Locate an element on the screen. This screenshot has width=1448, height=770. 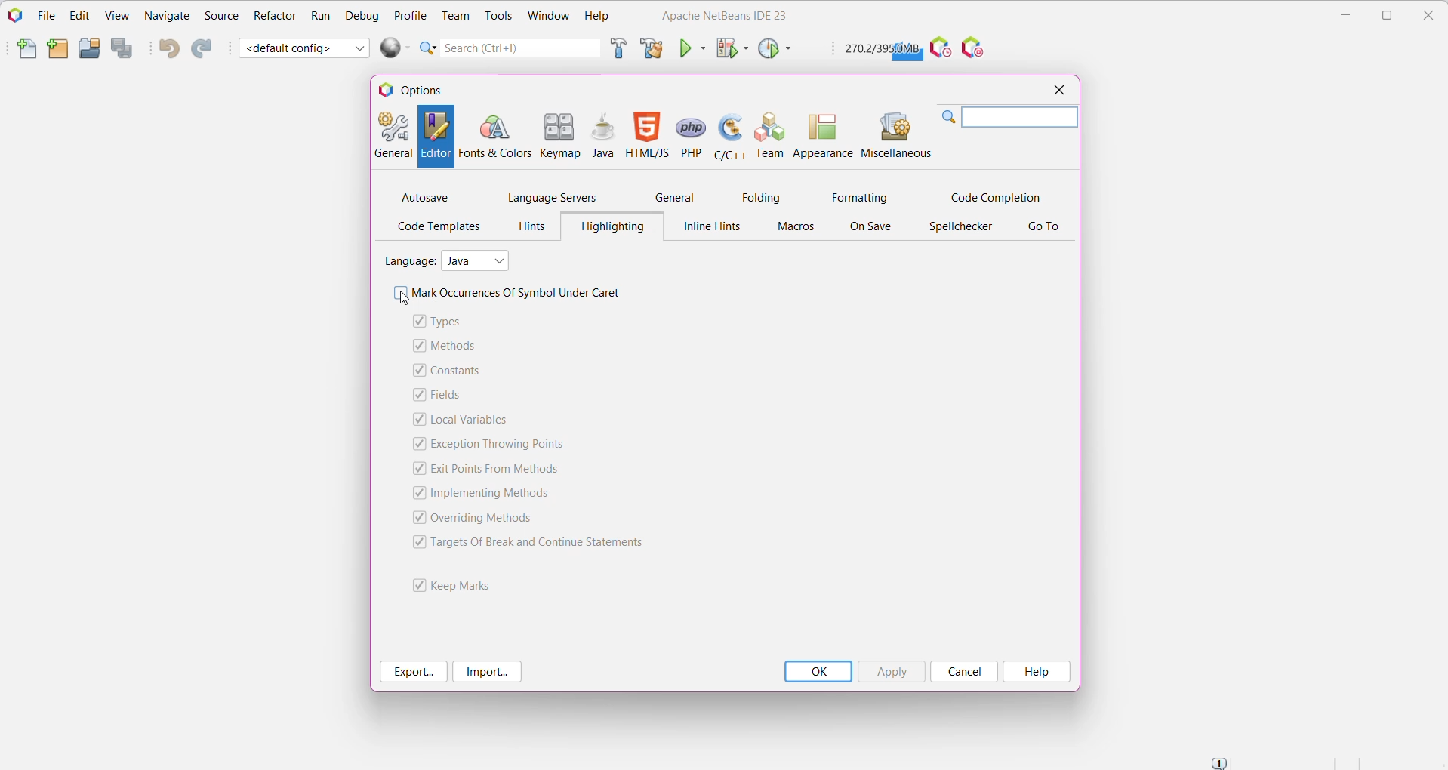
HTML/JS is located at coordinates (646, 136).